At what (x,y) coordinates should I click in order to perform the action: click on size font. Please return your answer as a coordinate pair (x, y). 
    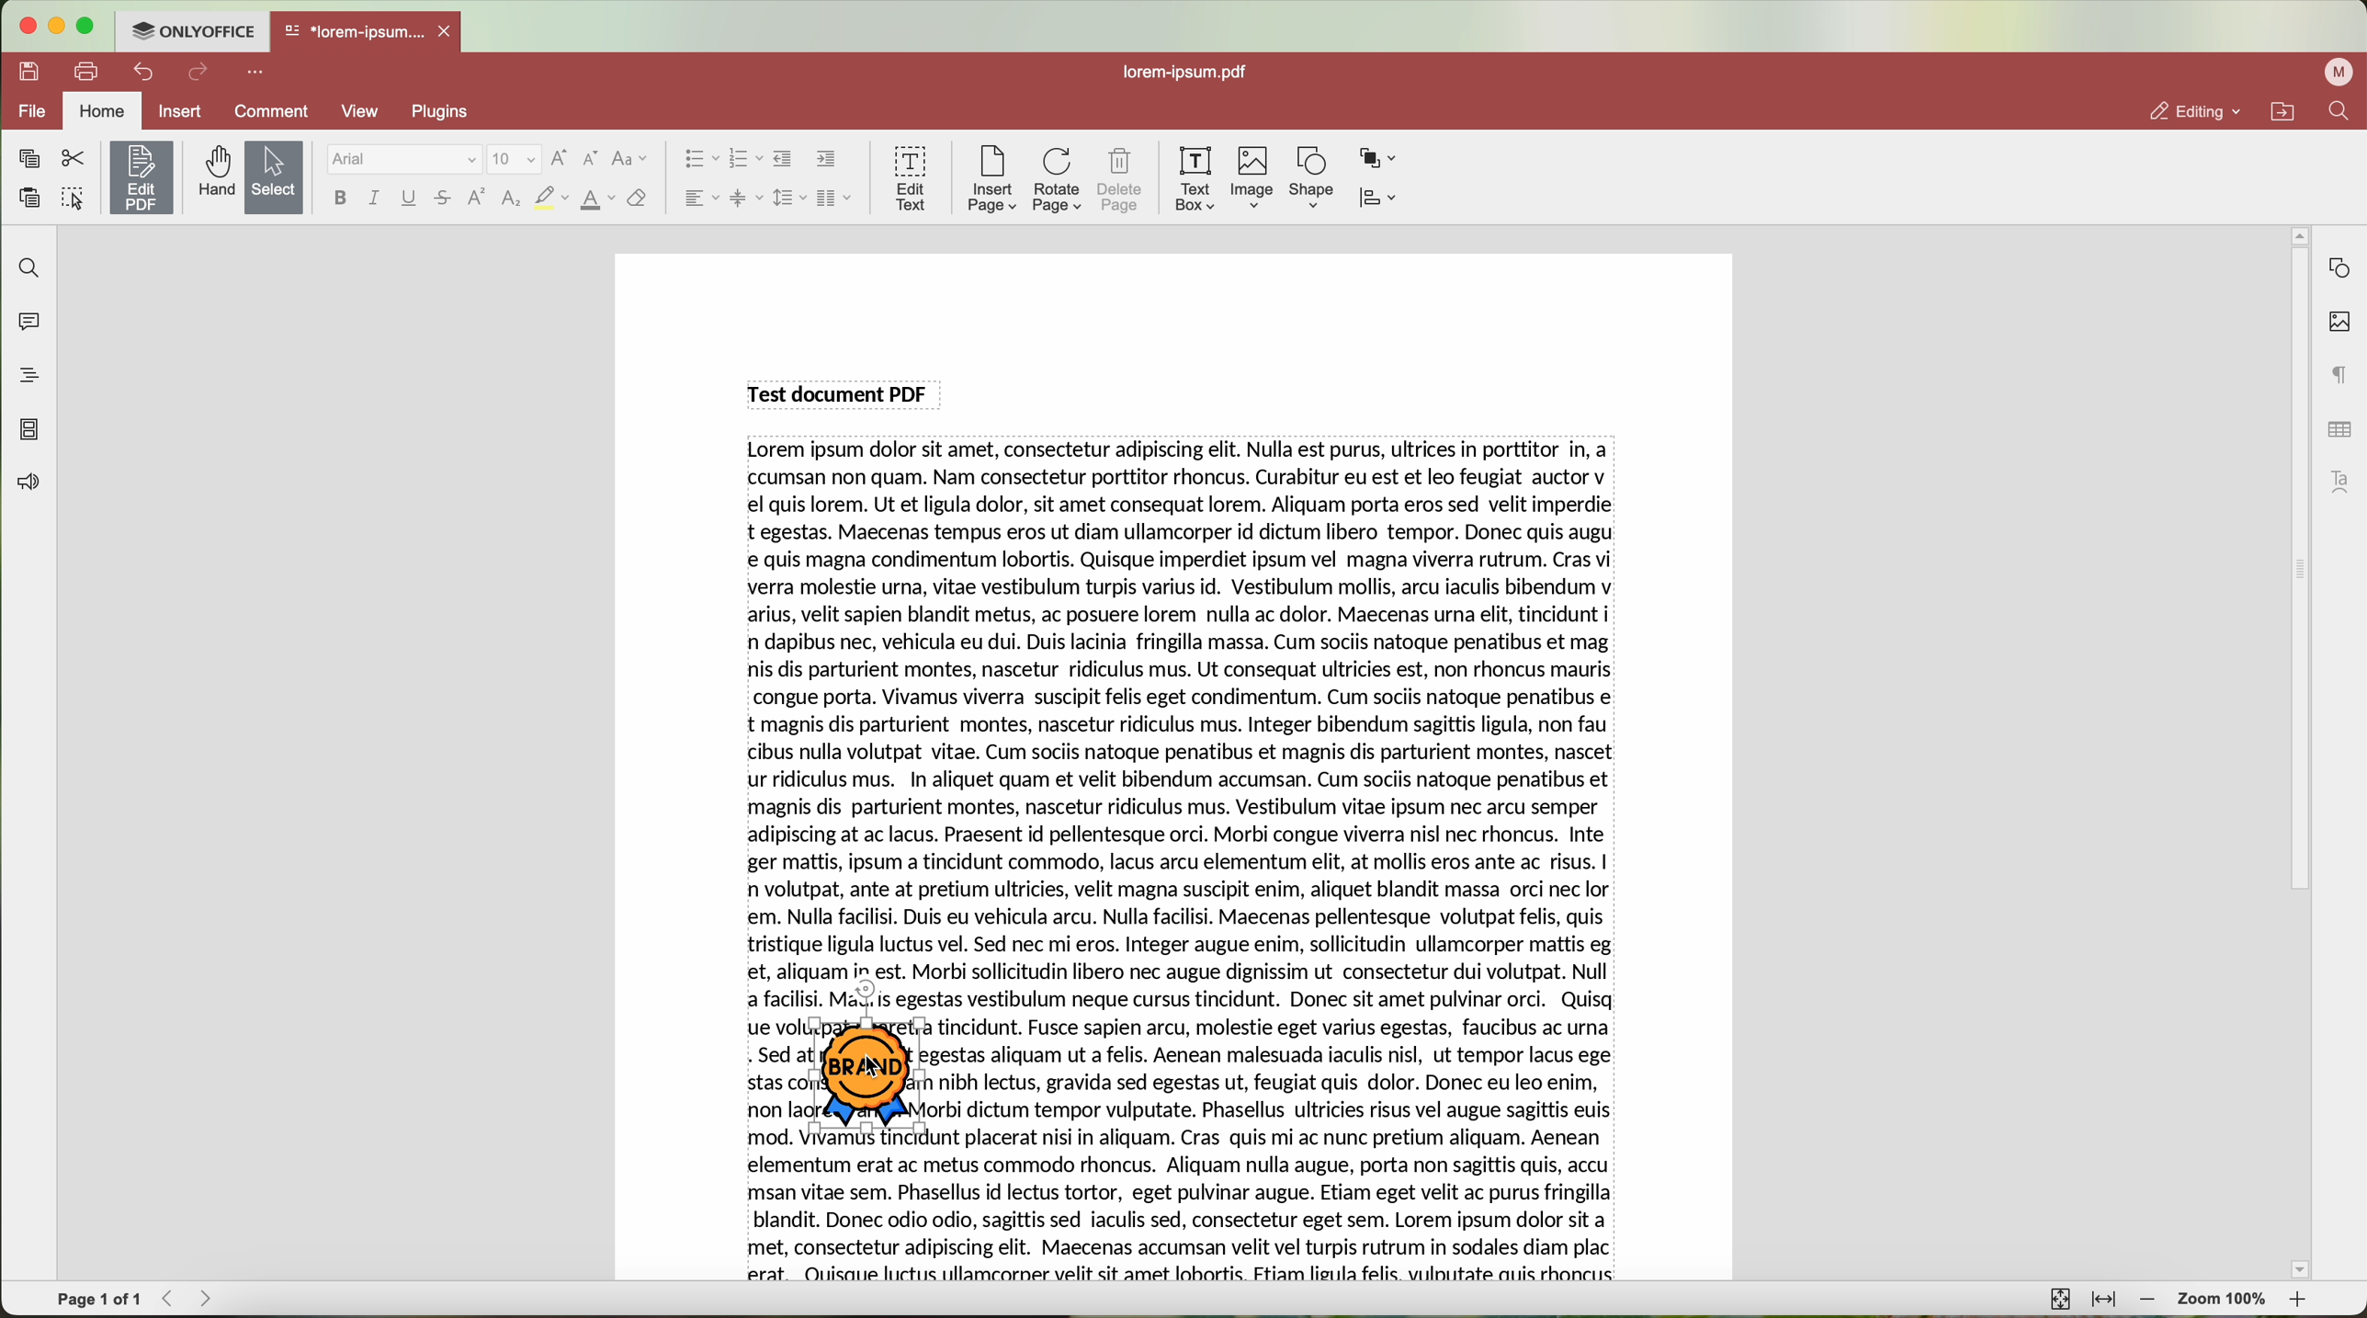
    Looking at the image, I should click on (515, 160).